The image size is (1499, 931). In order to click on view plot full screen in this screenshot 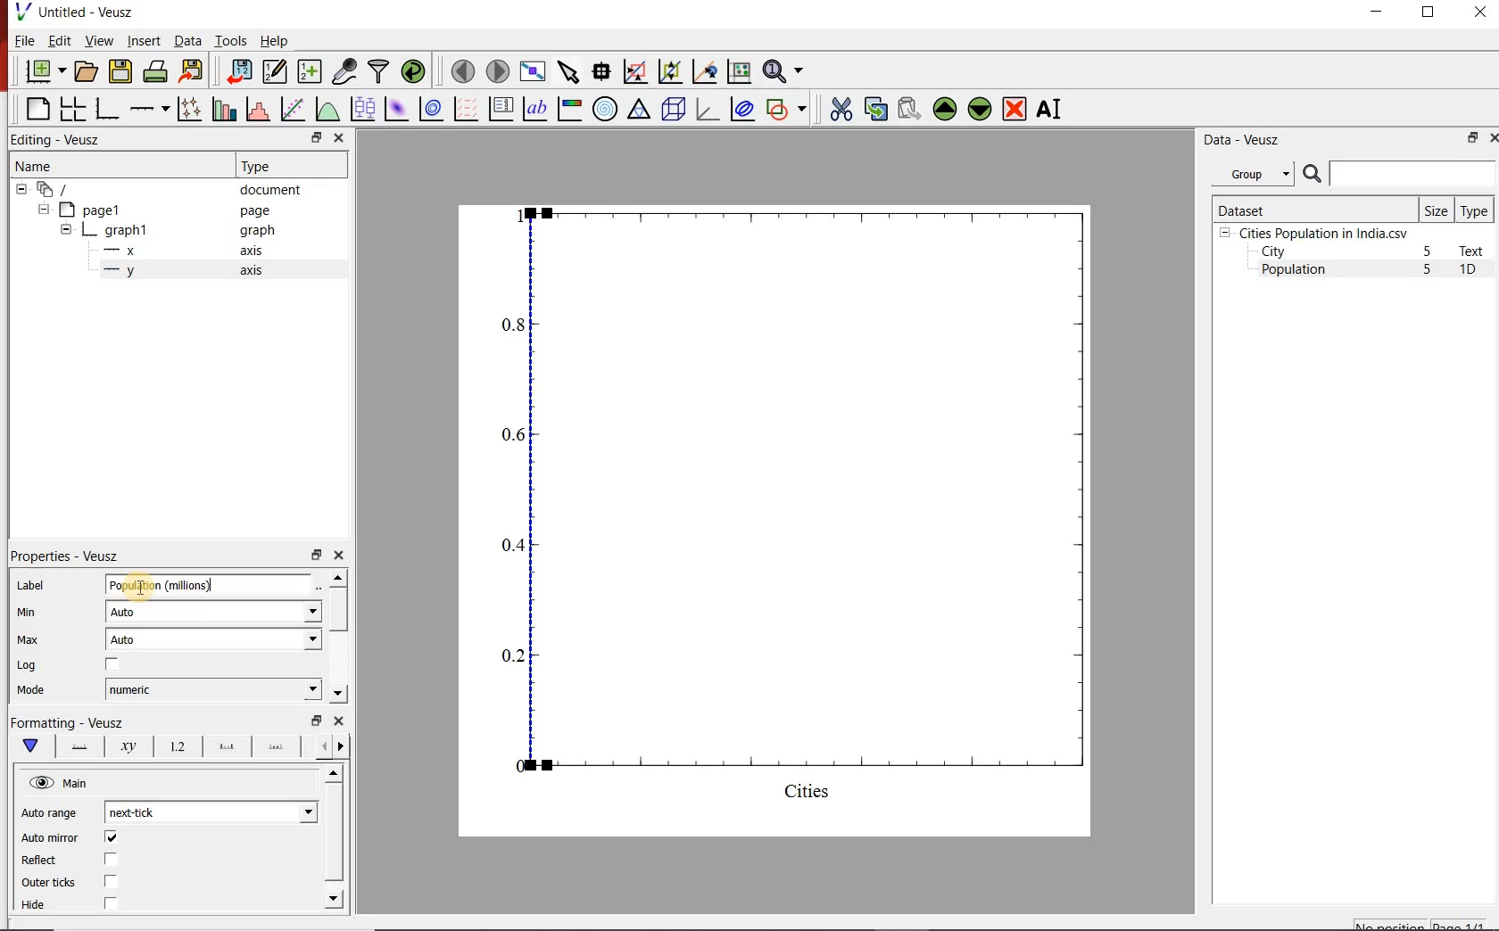, I will do `click(533, 71)`.